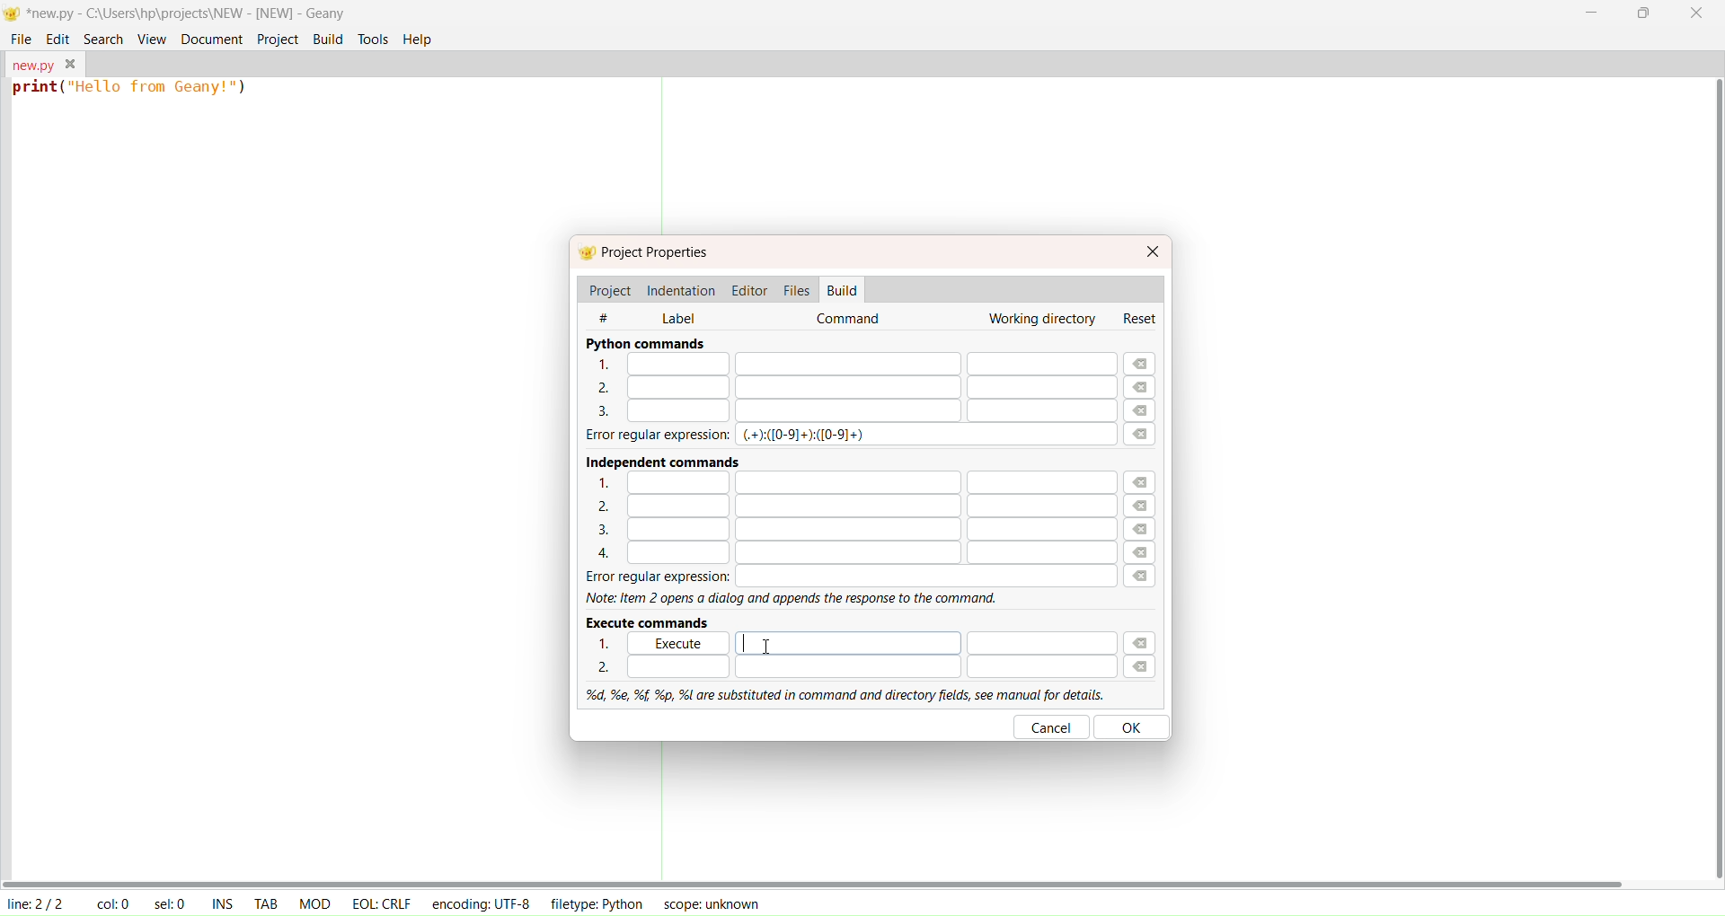 The image size is (1725, 916). Describe the element at coordinates (844, 290) in the screenshot. I see `build` at that location.